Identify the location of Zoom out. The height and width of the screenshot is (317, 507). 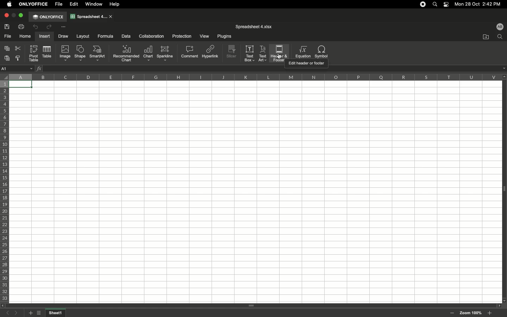
(452, 313).